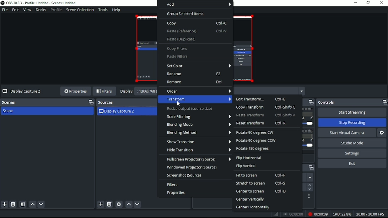  What do you see at coordinates (116, 10) in the screenshot?
I see `Help` at bounding box center [116, 10].